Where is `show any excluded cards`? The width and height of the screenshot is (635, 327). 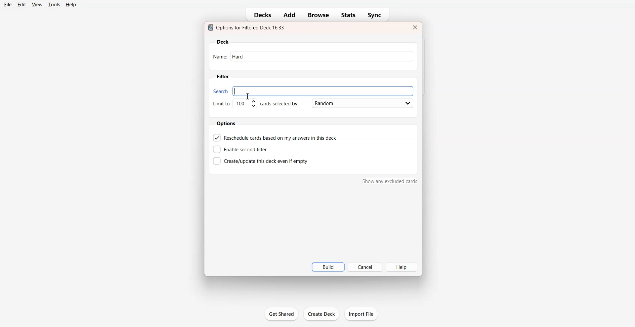
show any excluded cards is located at coordinates (390, 183).